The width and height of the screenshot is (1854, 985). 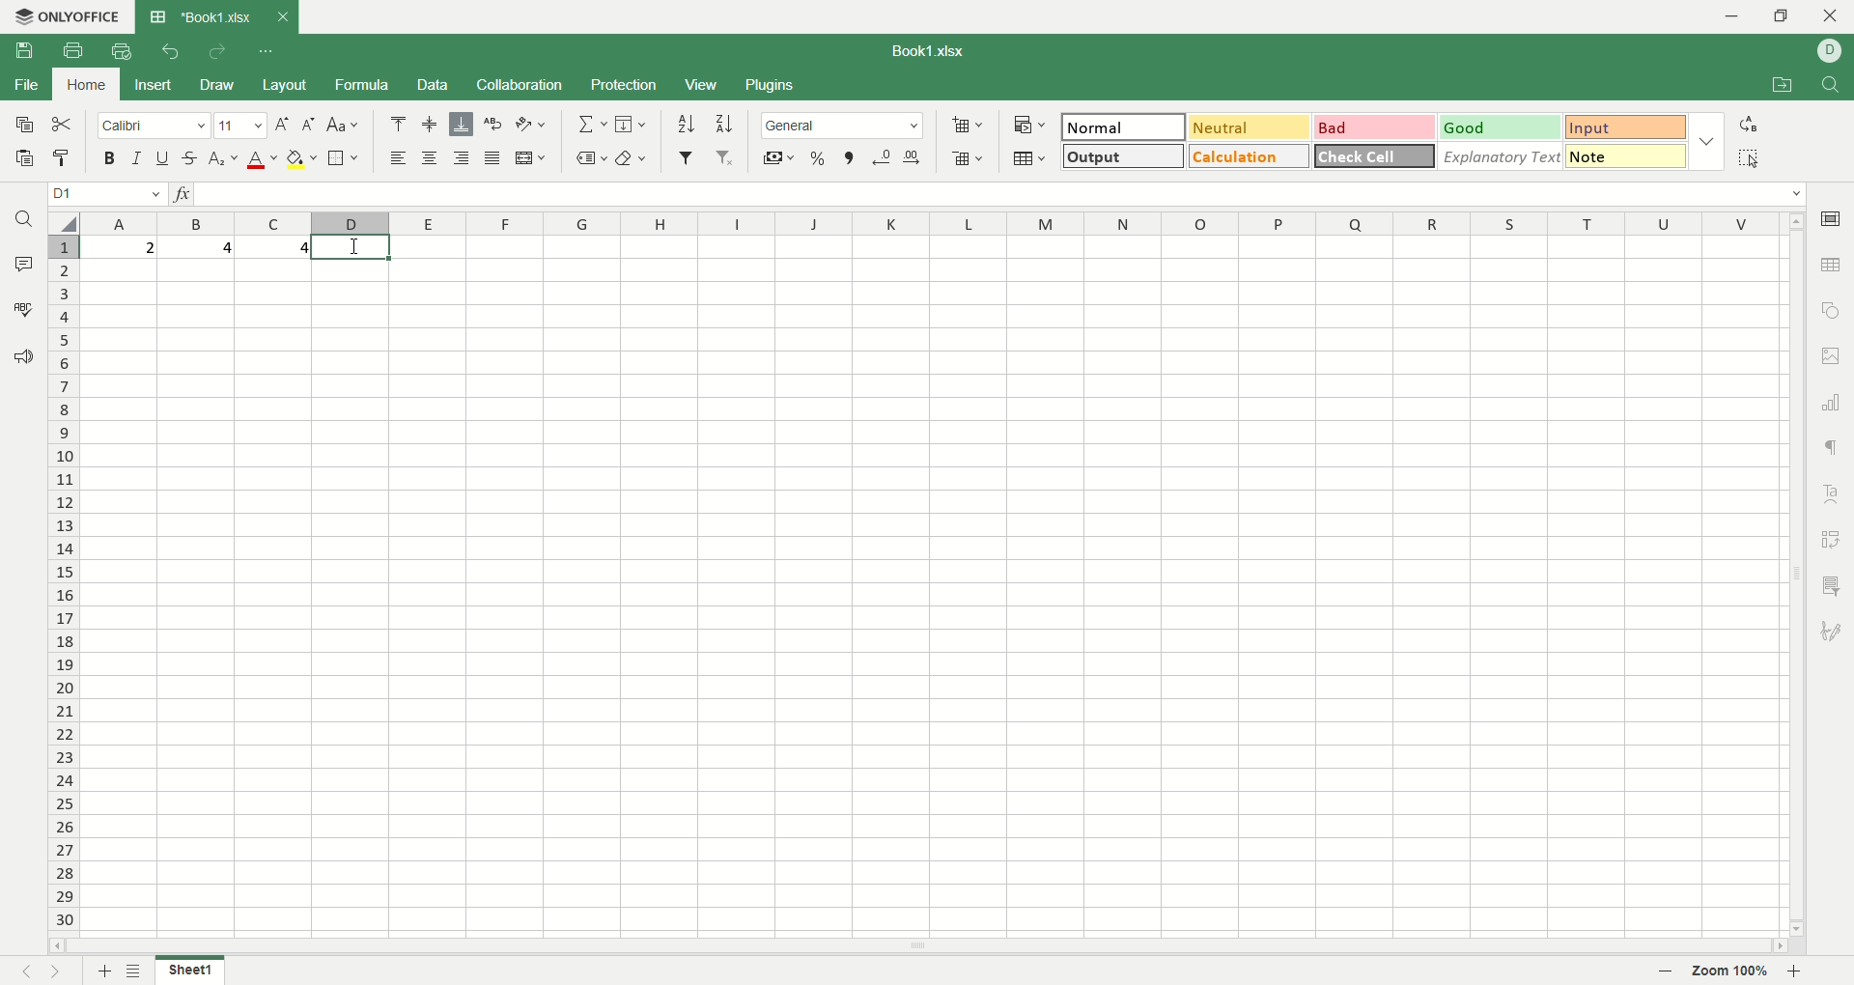 I want to click on plugins, so click(x=769, y=85).